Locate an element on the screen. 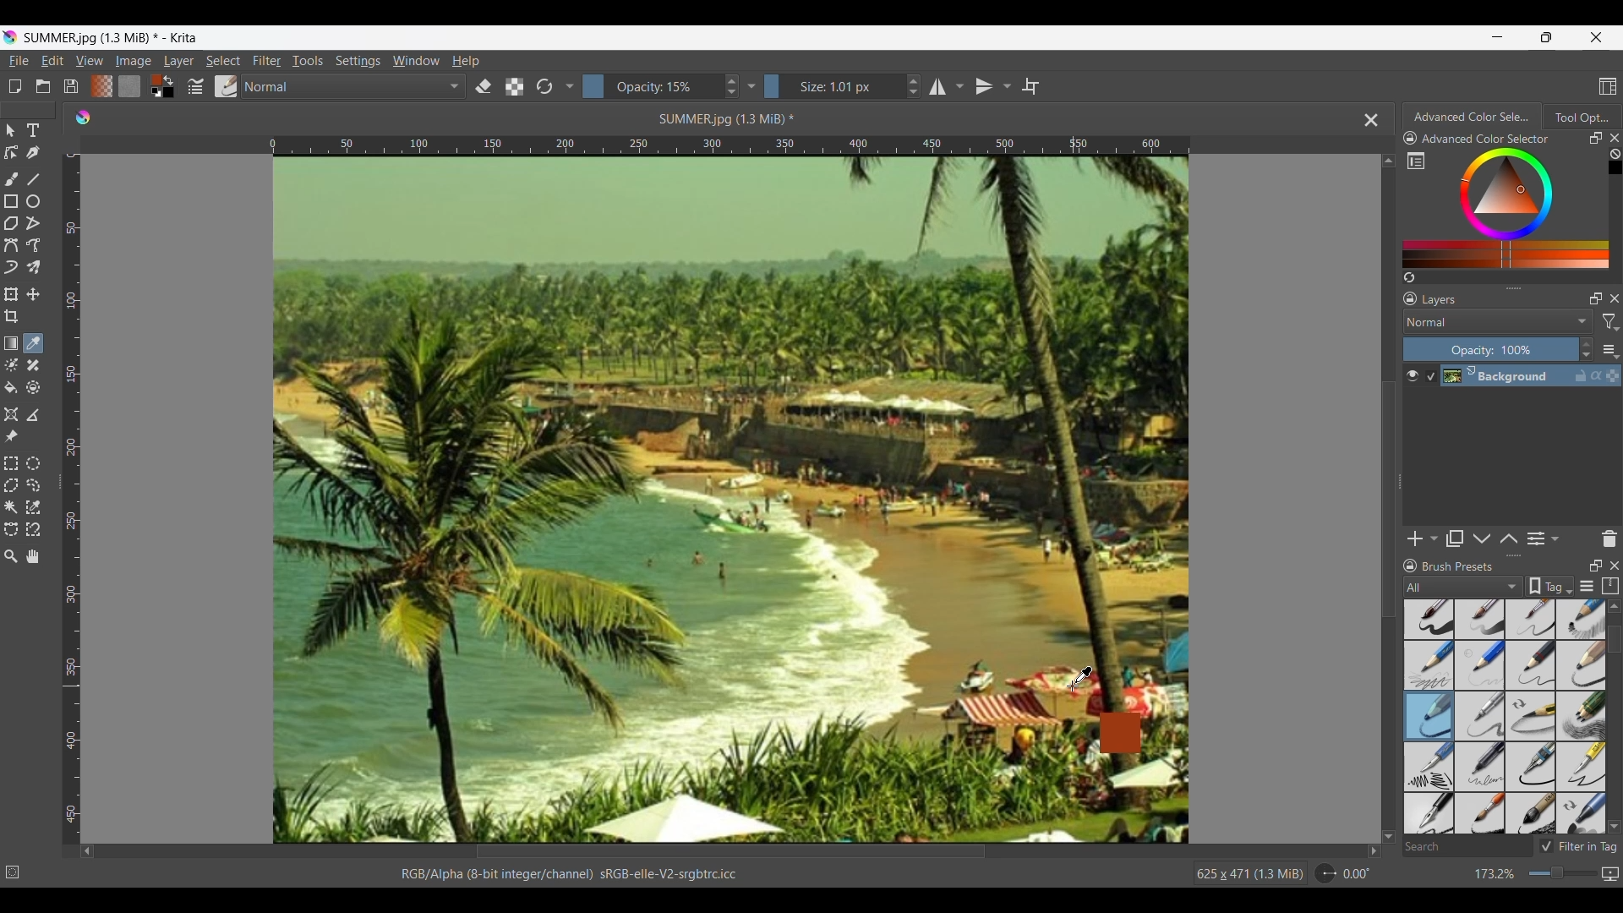  Elliptical selection tool is located at coordinates (32, 464).